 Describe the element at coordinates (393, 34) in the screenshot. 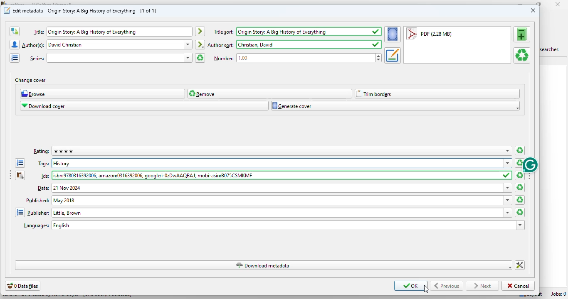

I see `set the cover for the book from the current format` at that location.